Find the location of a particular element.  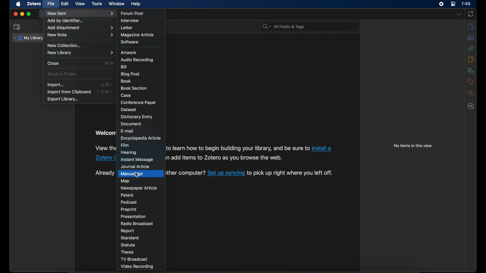

show in finder is located at coordinates (63, 74).